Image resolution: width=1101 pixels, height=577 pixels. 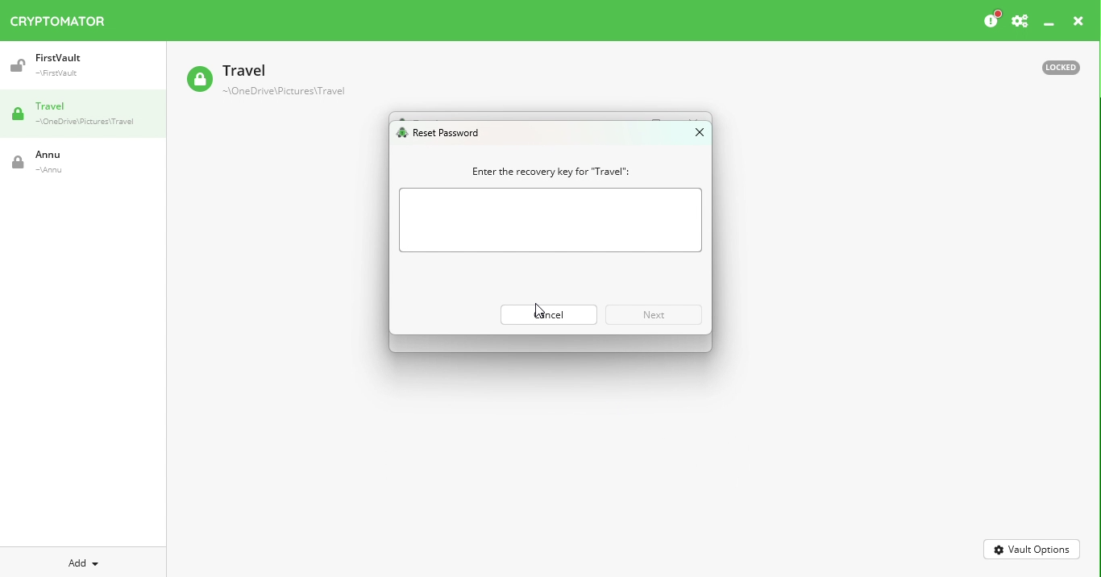 What do you see at coordinates (1032, 548) in the screenshot?
I see `Vault options` at bounding box center [1032, 548].